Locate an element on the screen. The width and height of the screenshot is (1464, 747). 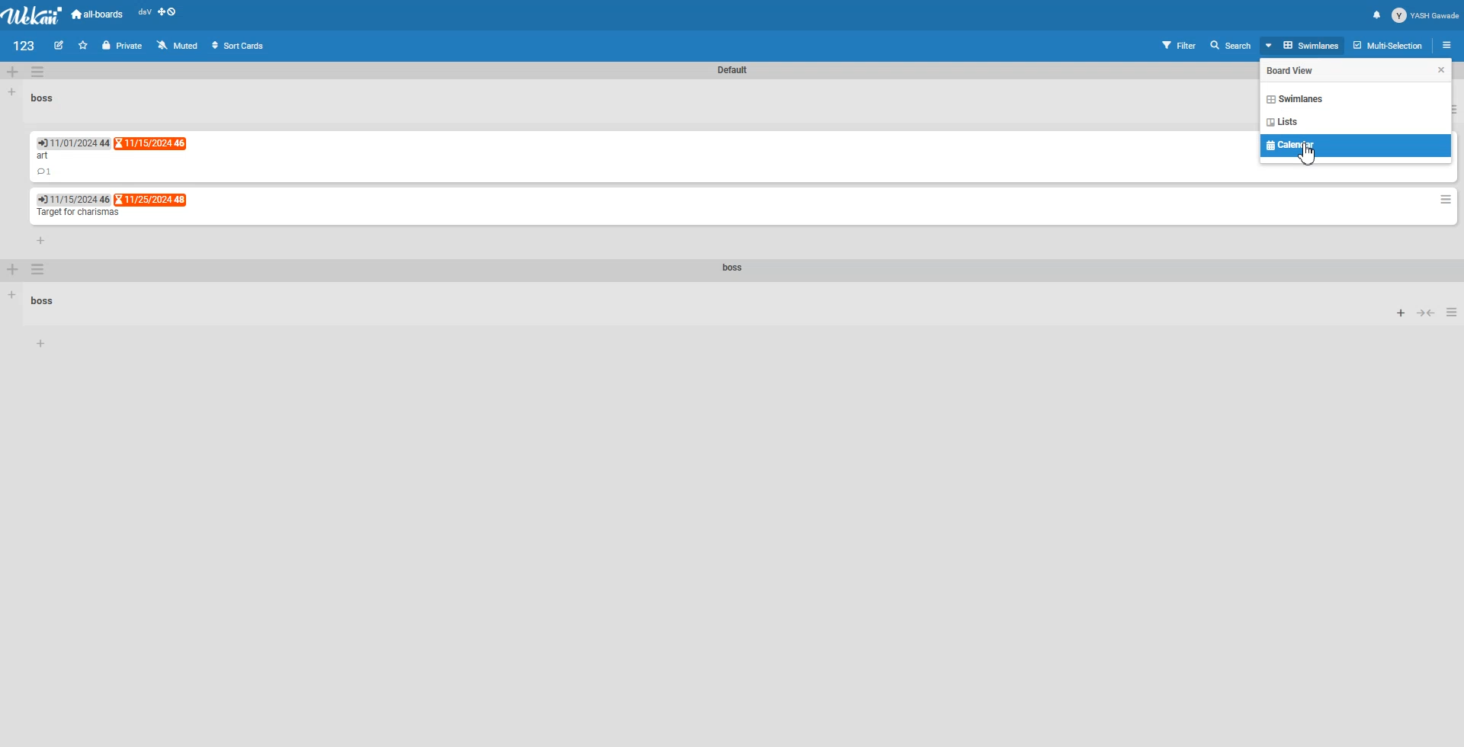
Add Swimlane is located at coordinates (13, 72).